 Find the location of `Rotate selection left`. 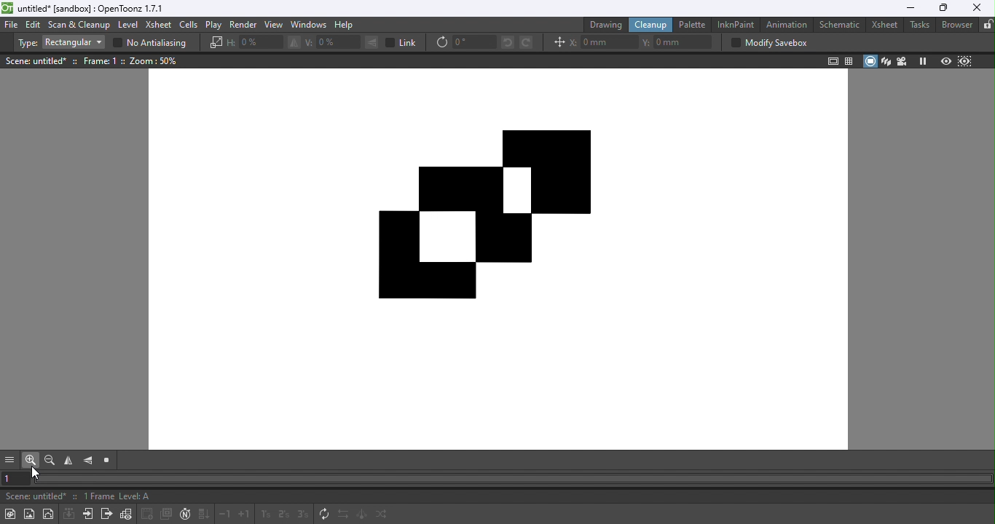

Rotate selection left is located at coordinates (507, 44).